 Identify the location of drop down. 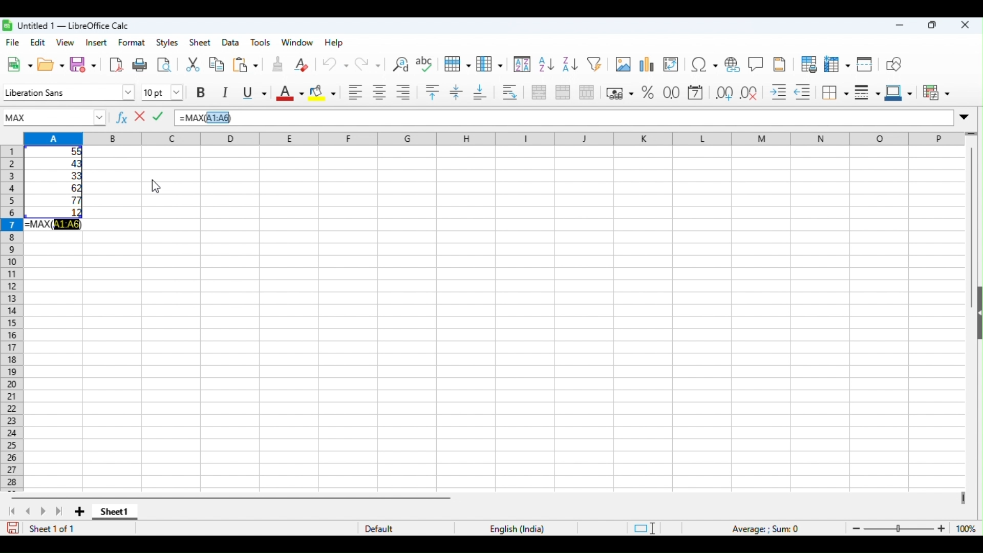
(104, 117).